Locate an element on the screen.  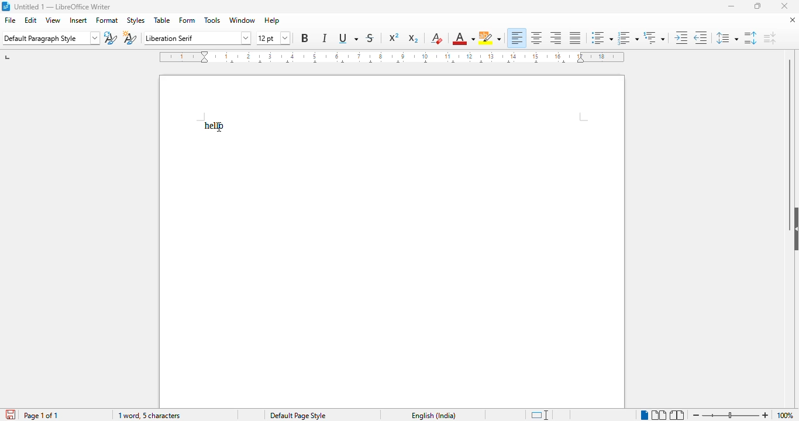
book view is located at coordinates (677, 415).